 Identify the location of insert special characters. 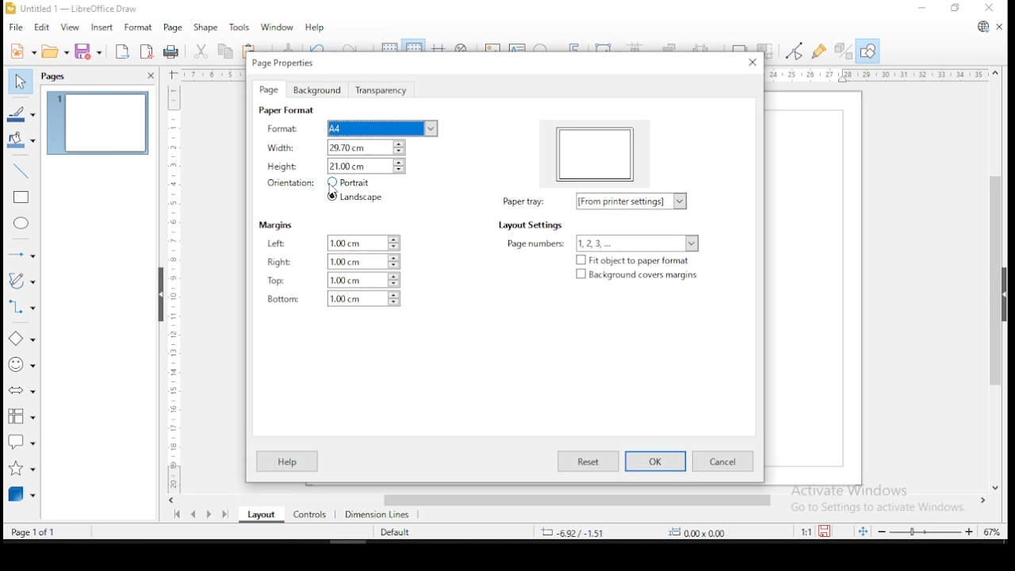
(546, 47).